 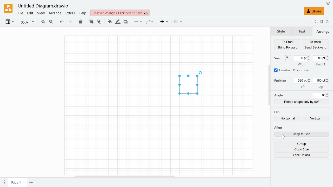 I want to click on Connections, so click(x=137, y=22).